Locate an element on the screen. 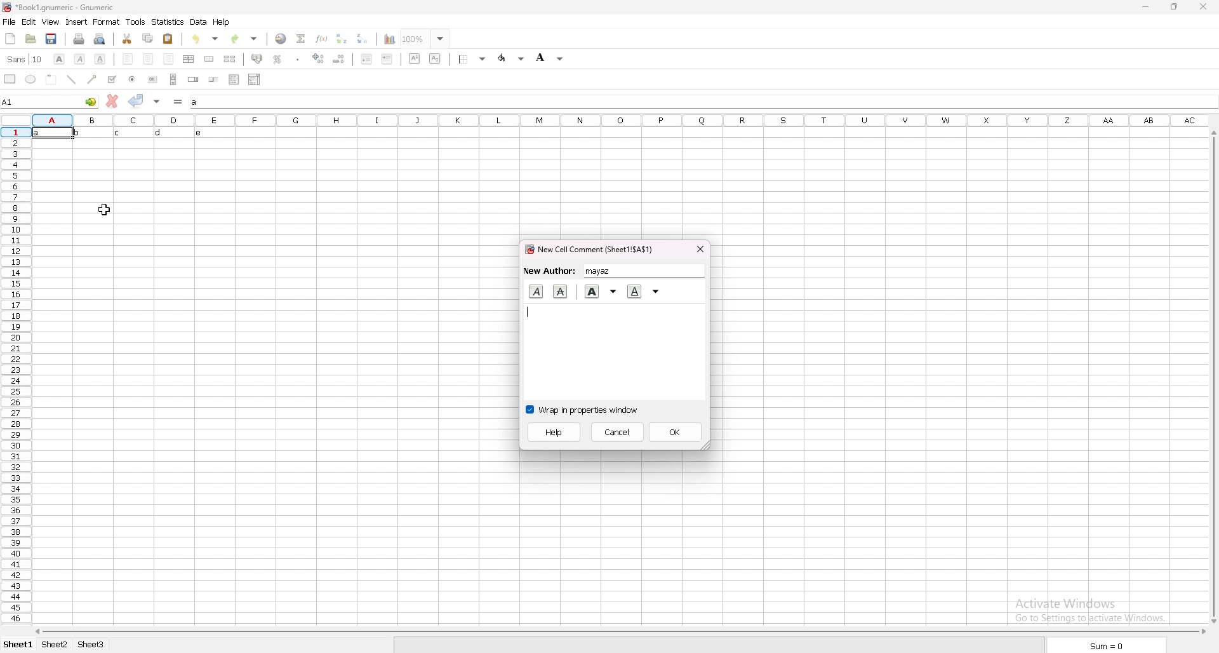  new is located at coordinates (10, 38).